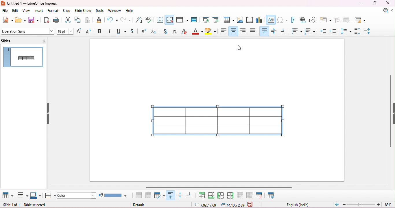 This screenshot has height=208, width=395. What do you see at coordinates (114, 195) in the screenshot?
I see `fill color` at bounding box center [114, 195].